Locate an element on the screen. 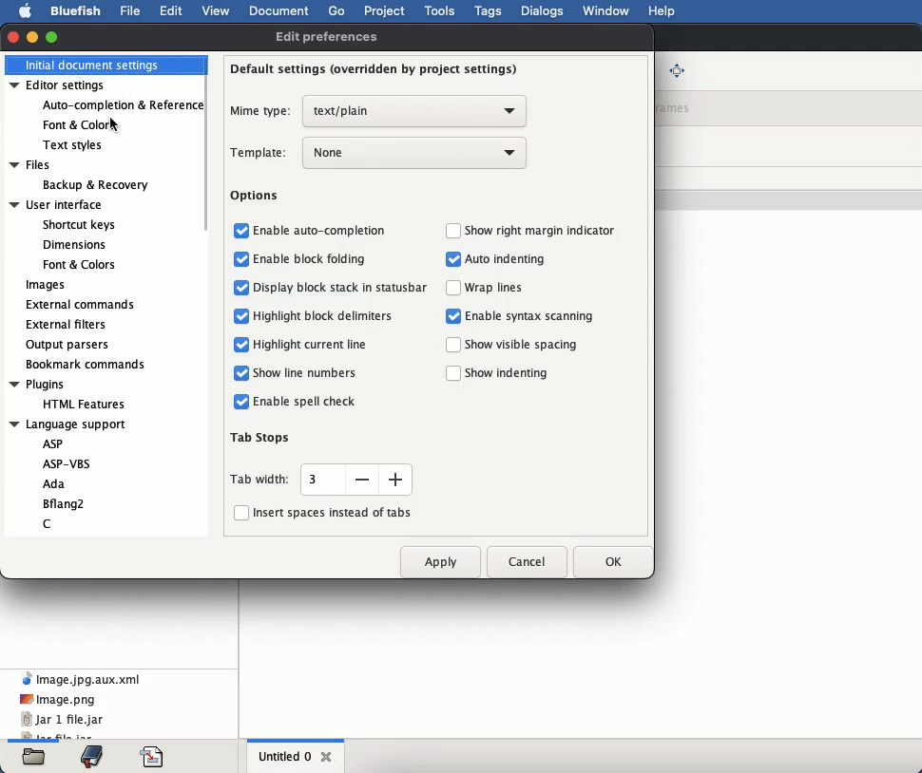  cancel is located at coordinates (528, 562).